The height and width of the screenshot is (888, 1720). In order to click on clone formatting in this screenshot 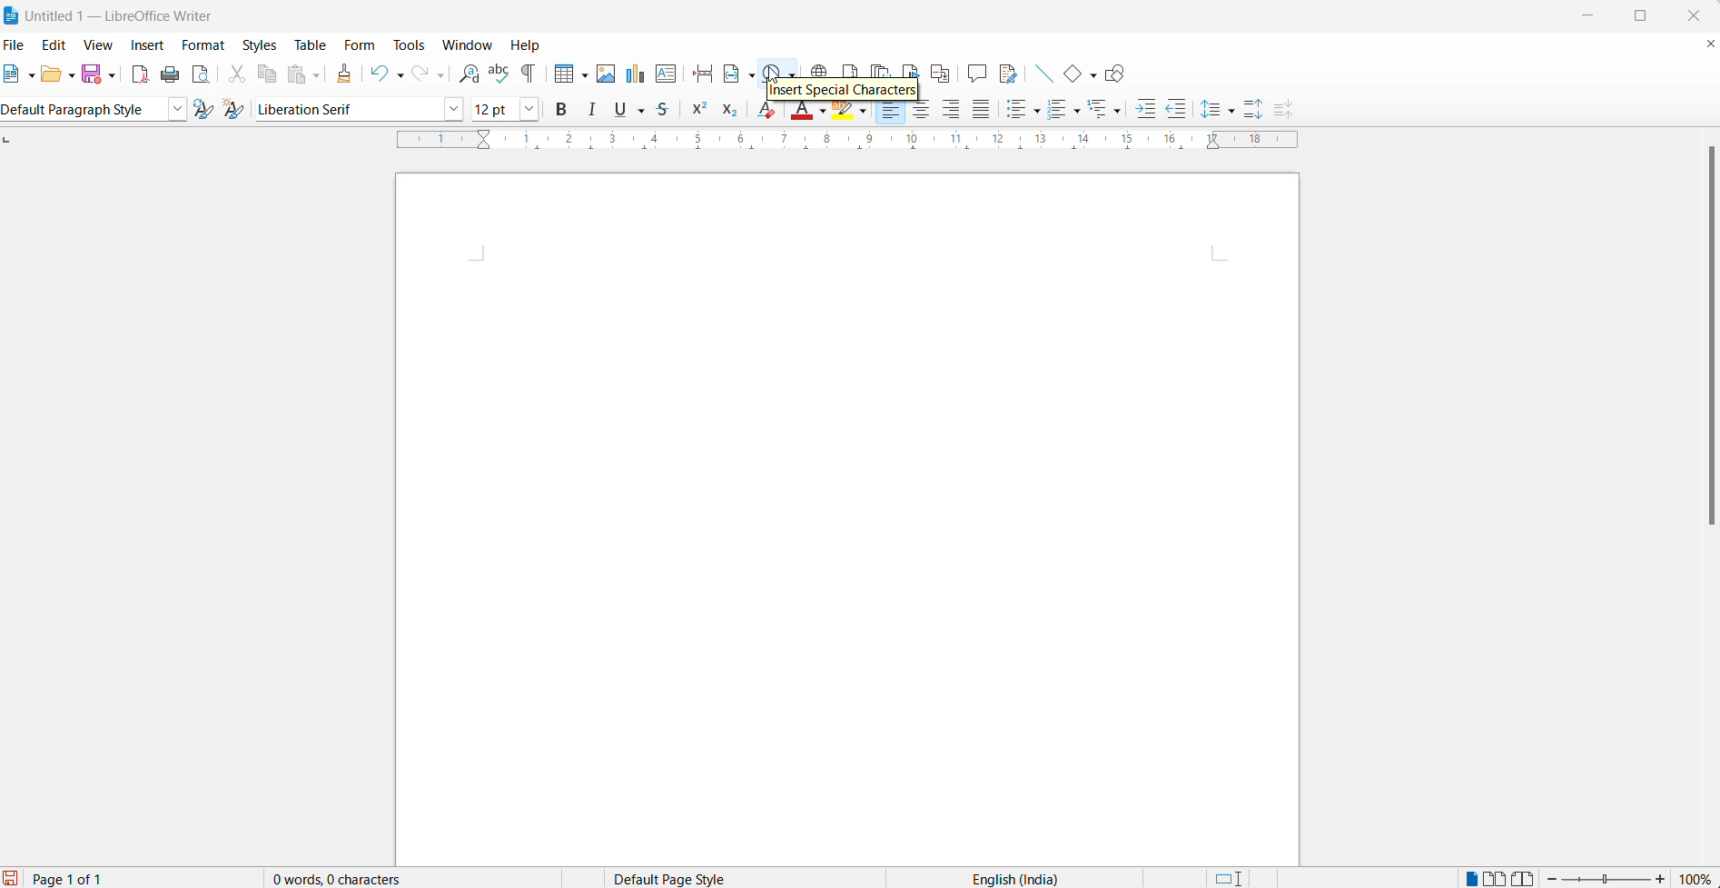, I will do `click(348, 74)`.